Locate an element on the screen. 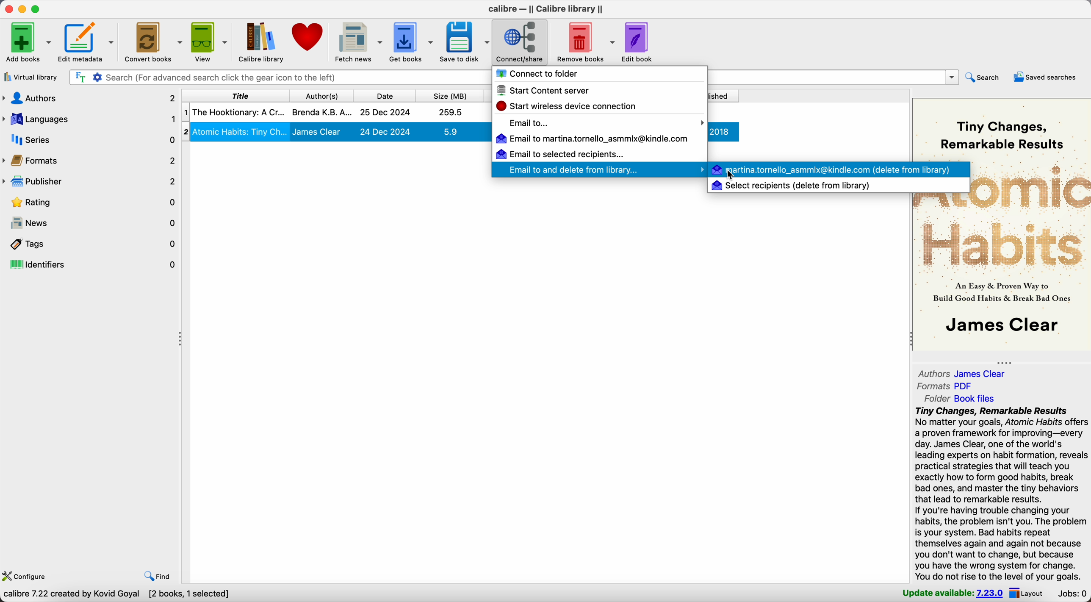 This screenshot has width=1091, height=602. 259.5 is located at coordinates (451, 112).